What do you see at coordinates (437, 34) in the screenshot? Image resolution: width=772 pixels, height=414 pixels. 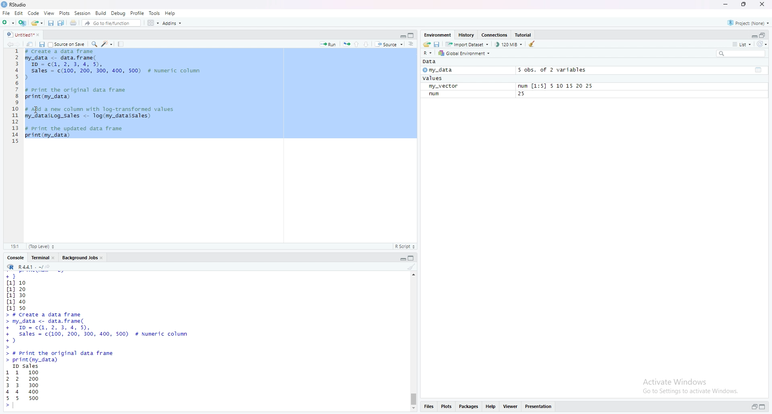 I see `environment` at bounding box center [437, 34].